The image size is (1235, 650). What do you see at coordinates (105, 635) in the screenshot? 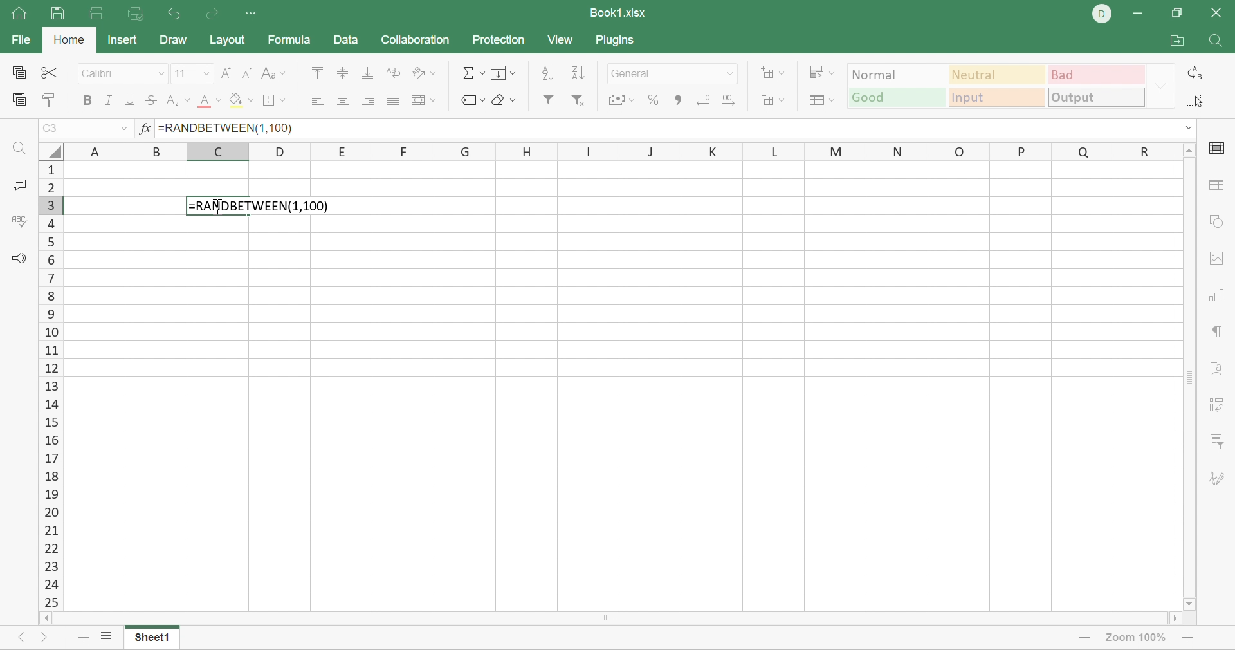
I see `List of sheets` at bounding box center [105, 635].